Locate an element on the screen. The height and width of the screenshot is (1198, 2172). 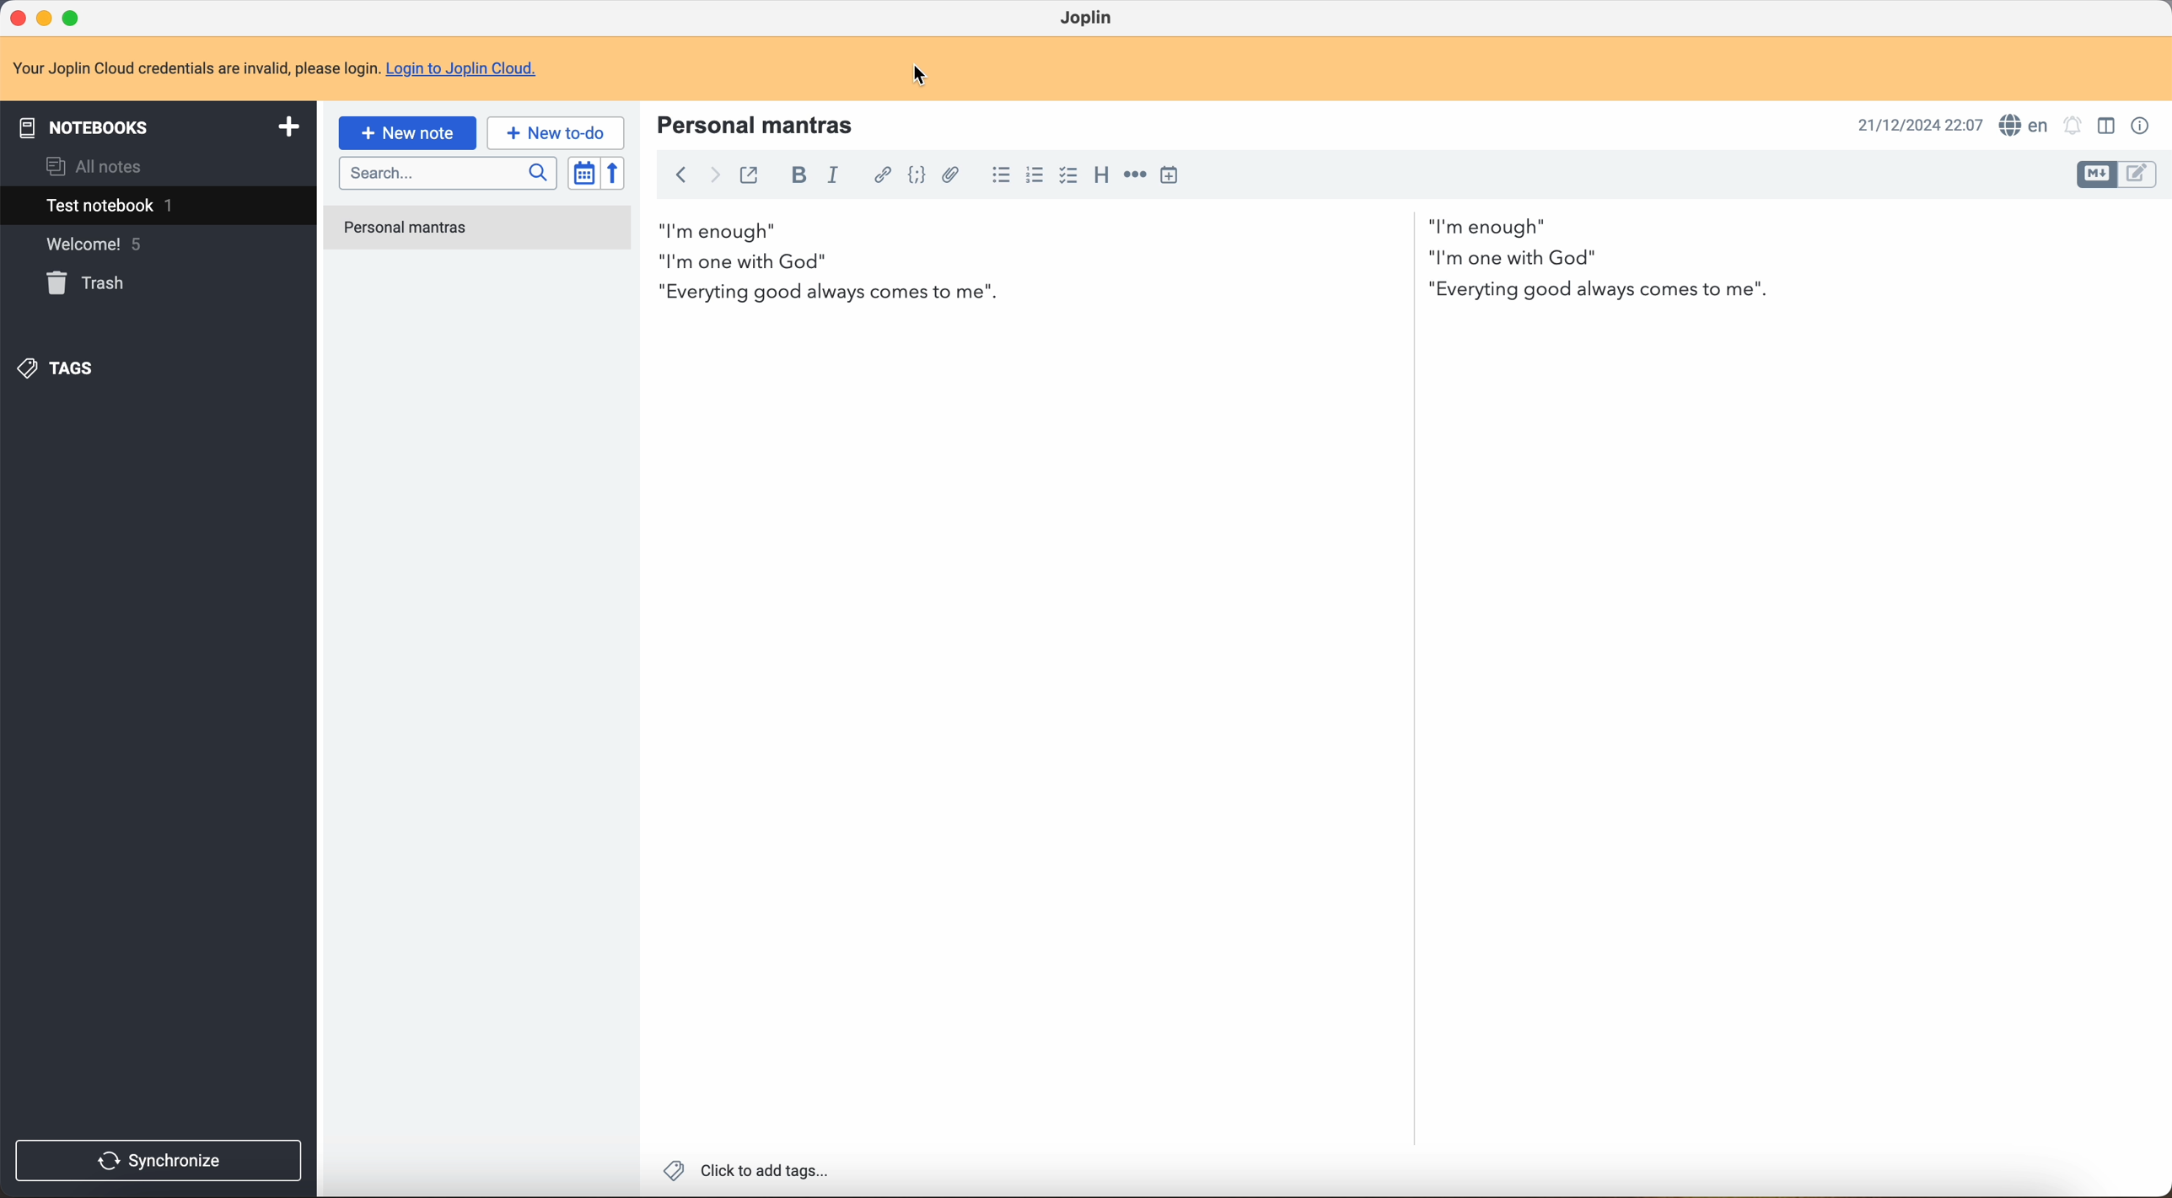
bold is located at coordinates (798, 175).